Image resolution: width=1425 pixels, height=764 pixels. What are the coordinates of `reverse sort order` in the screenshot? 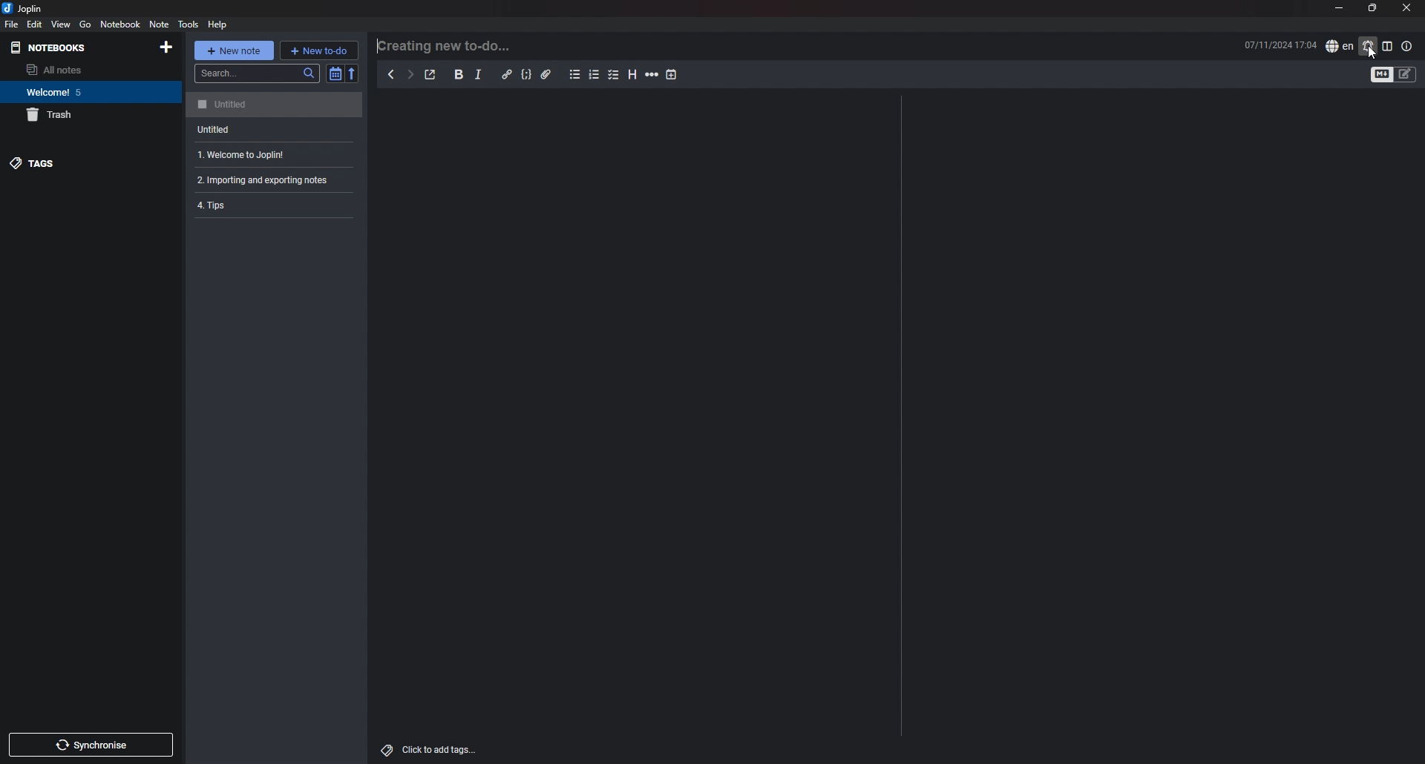 It's located at (353, 73).